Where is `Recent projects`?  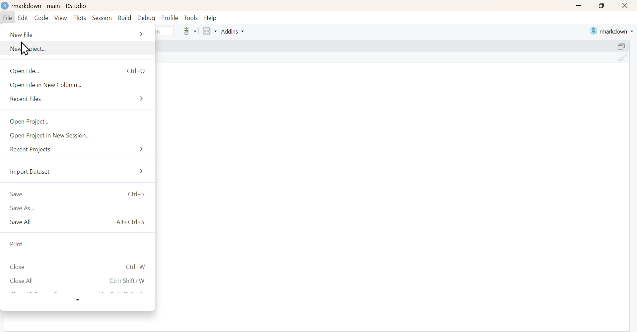
Recent projects is located at coordinates (80, 151).